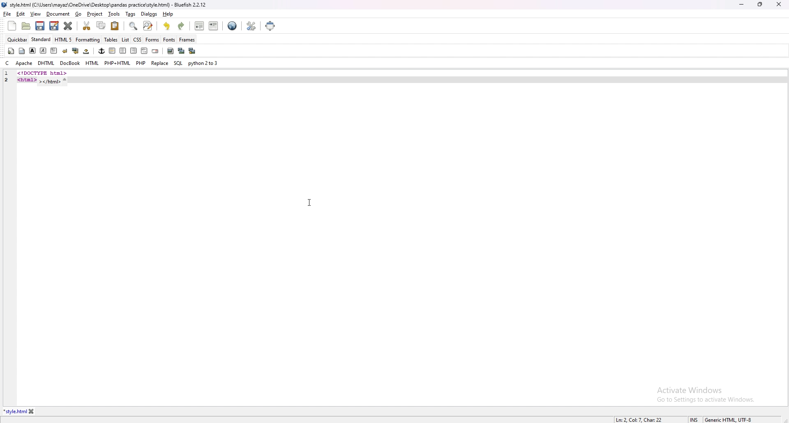 The image size is (789, 423). What do you see at coordinates (70, 63) in the screenshot?
I see `docbook` at bounding box center [70, 63].